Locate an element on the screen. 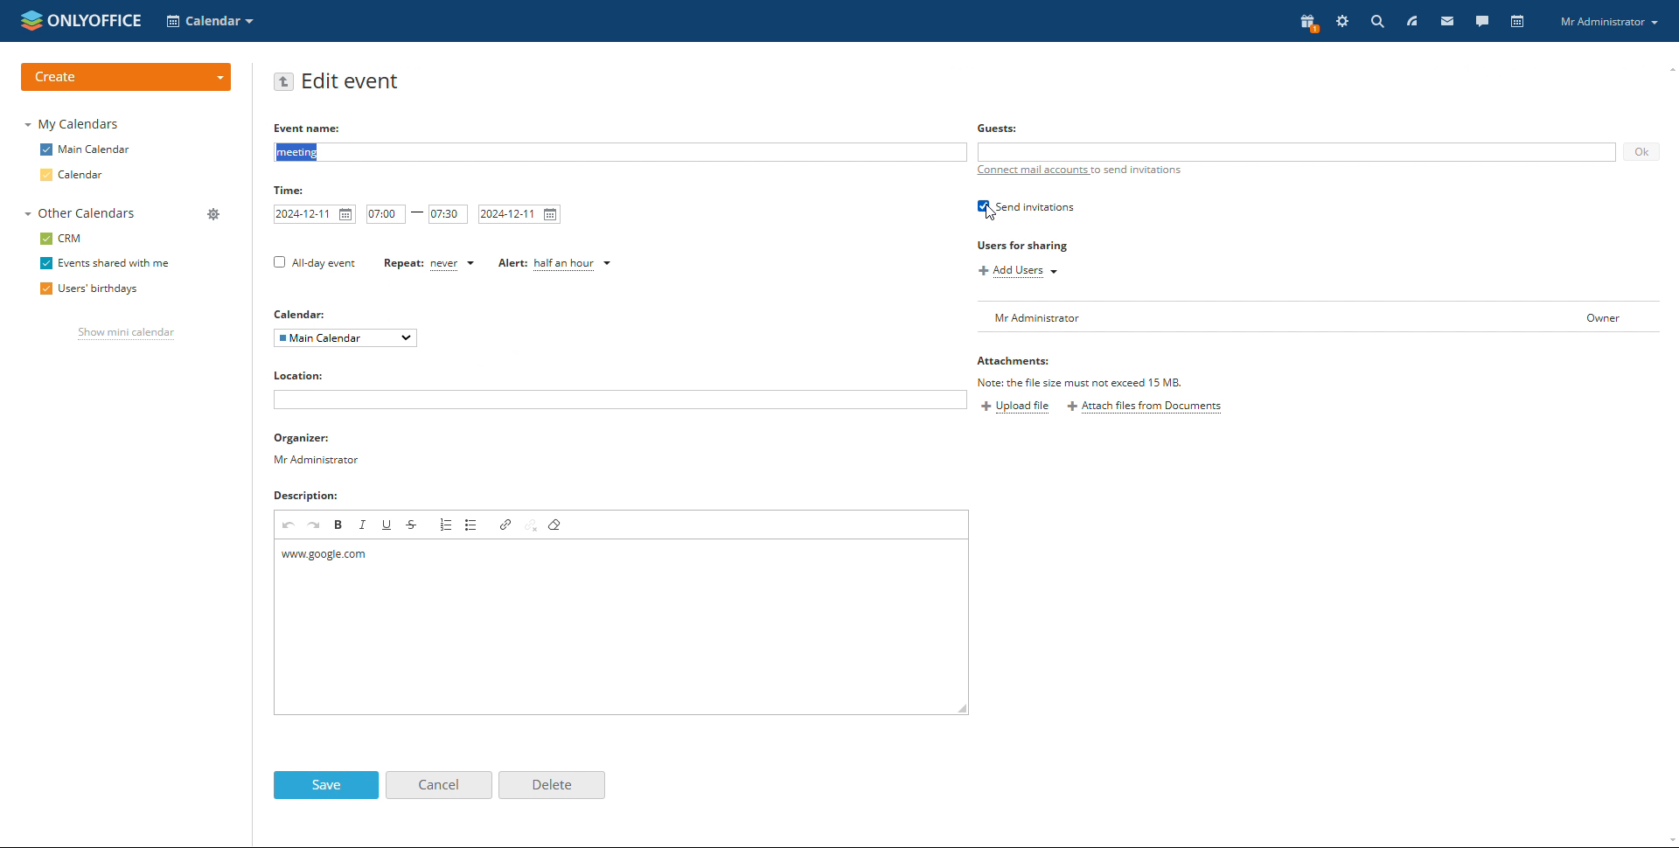  cancel is located at coordinates (440, 785).